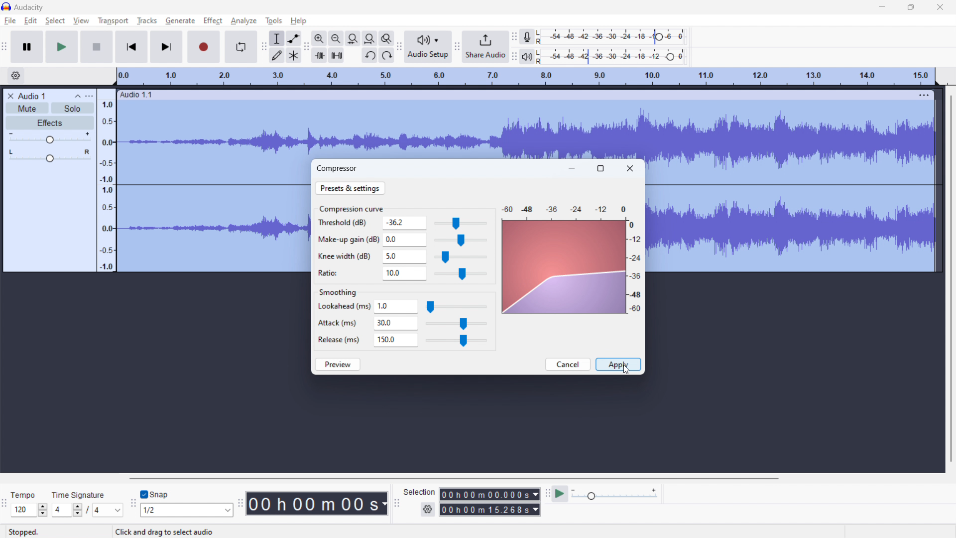 Image resolution: width=956 pixels, height=538 pixels. What do you see at coordinates (320, 55) in the screenshot?
I see `trim audio outside selection` at bounding box center [320, 55].